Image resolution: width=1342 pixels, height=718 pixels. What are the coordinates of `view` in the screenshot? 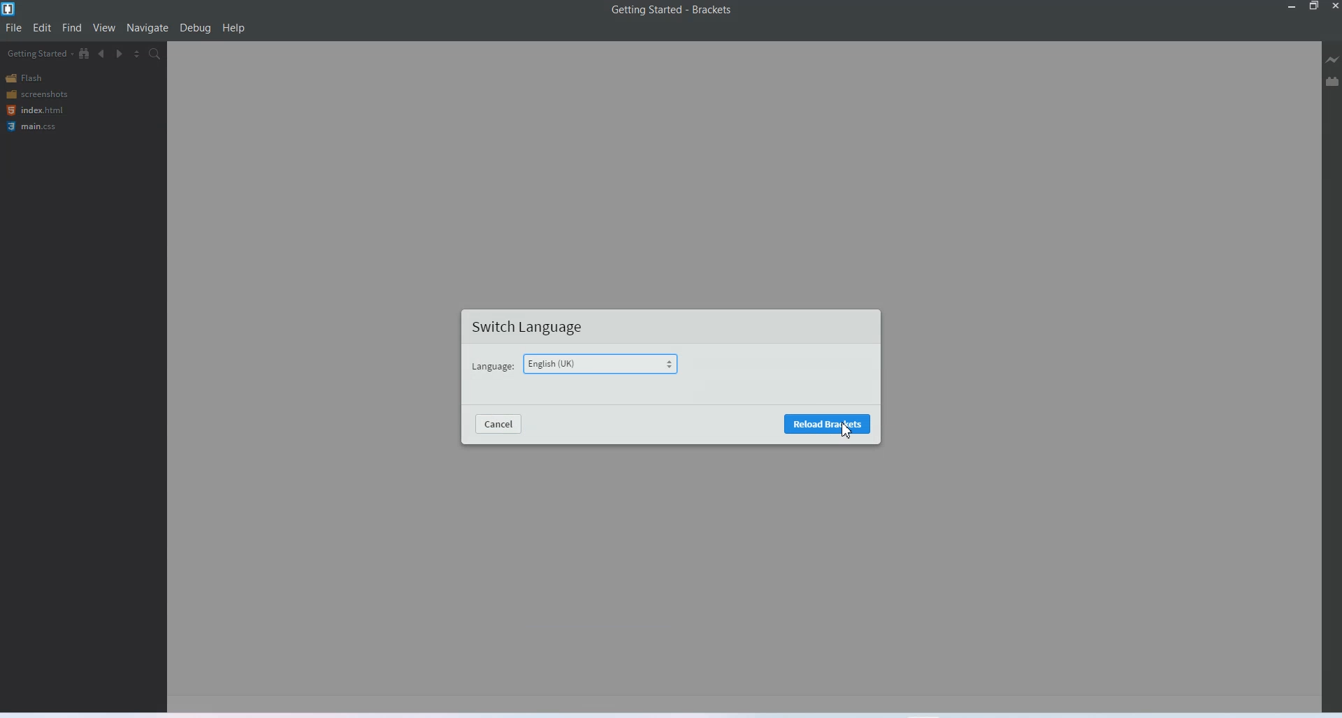 It's located at (105, 27).